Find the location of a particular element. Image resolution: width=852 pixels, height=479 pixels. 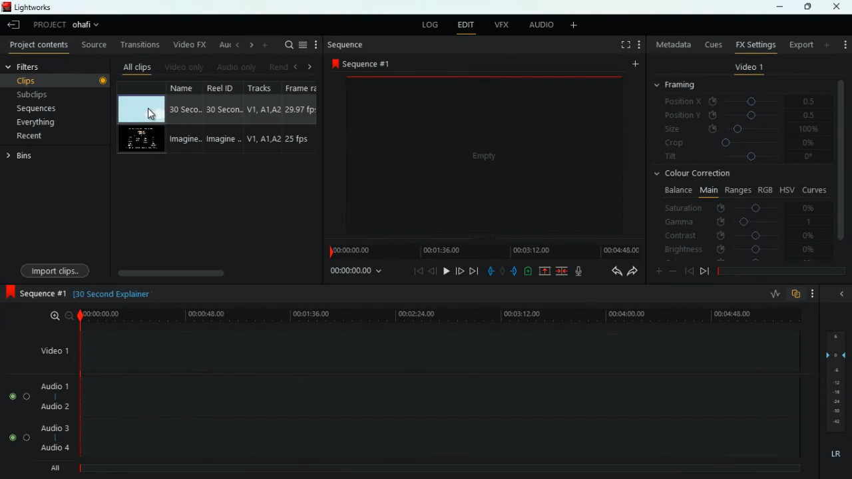

frame is located at coordinates (304, 87).